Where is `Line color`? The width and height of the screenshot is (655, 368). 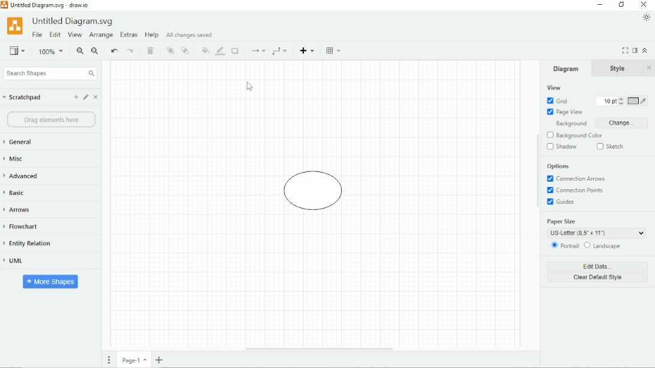
Line color is located at coordinates (220, 51).